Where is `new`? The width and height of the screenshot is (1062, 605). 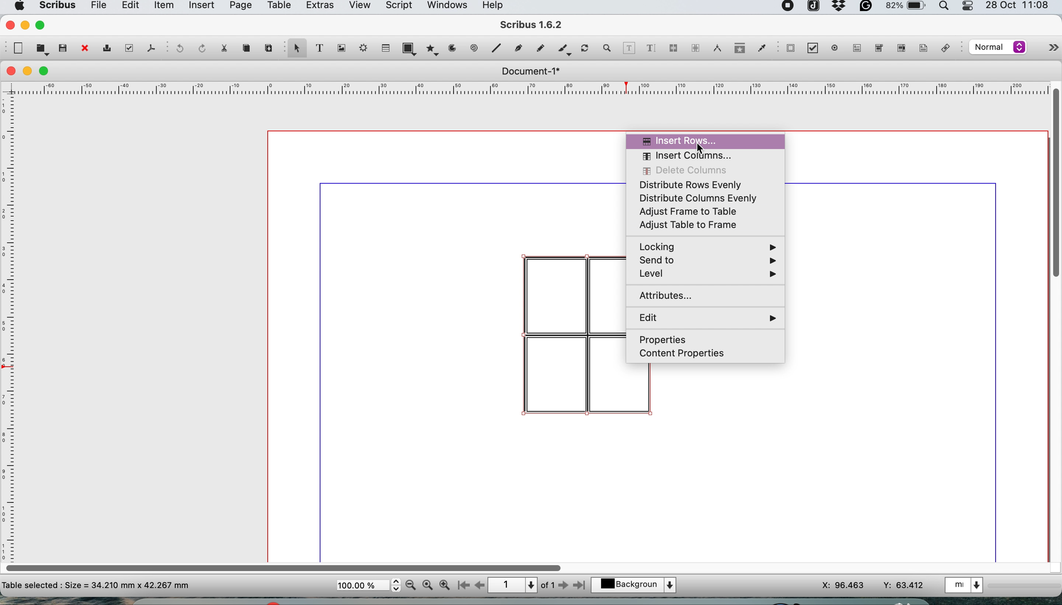 new is located at coordinates (17, 48).